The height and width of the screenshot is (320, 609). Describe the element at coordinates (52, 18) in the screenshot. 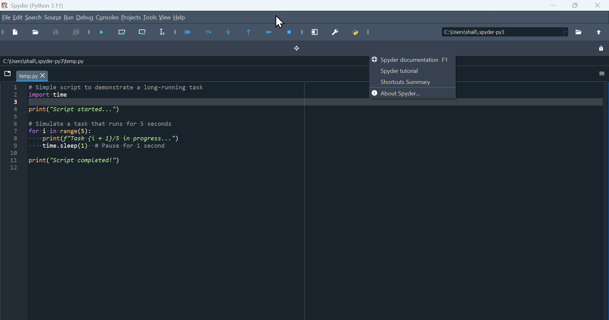

I see `Source` at that location.